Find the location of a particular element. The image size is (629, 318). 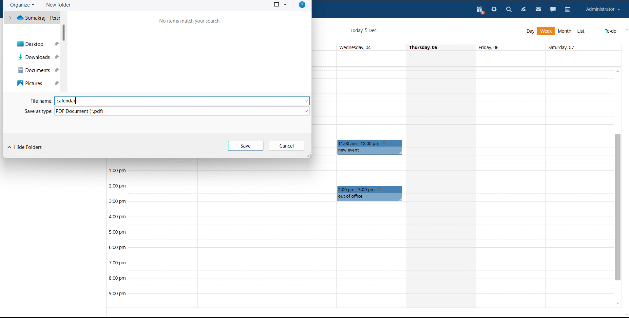

day view is located at coordinates (530, 32).